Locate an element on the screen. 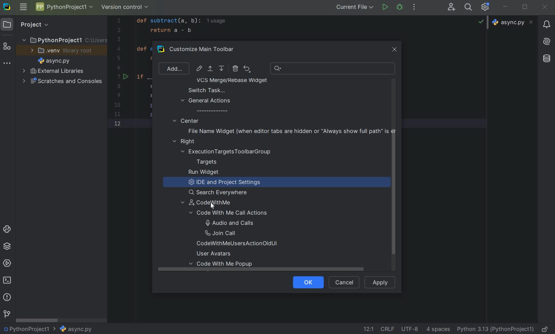  VERSION CONTROL is located at coordinates (125, 8).